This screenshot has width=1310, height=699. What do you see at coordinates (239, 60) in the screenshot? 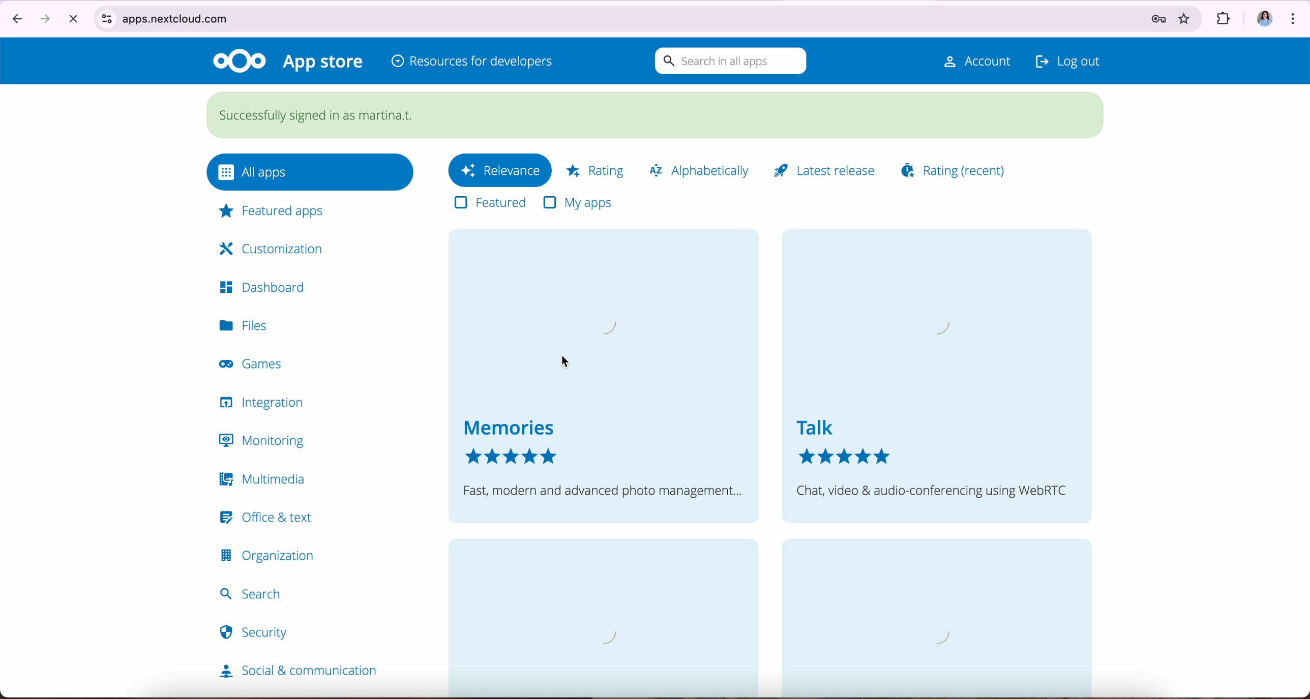
I see `Nextcloud logo` at bounding box center [239, 60].